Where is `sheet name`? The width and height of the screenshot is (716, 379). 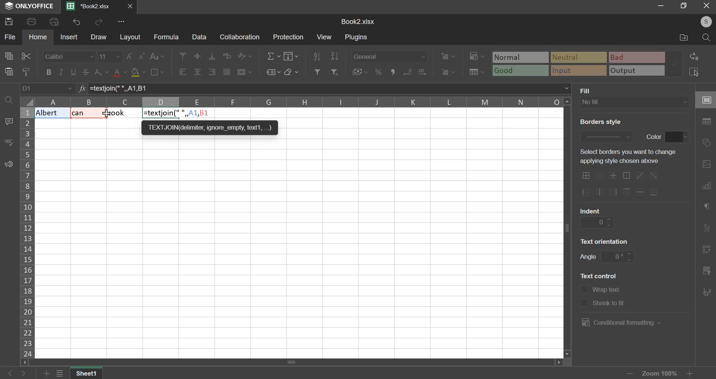
sheet name is located at coordinates (89, 374).